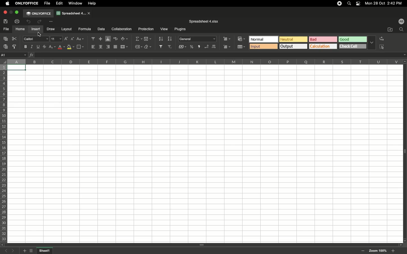 This screenshot has width=407, height=254. Describe the element at coordinates (4, 153) in the screenshot. I see `Row` at that location.